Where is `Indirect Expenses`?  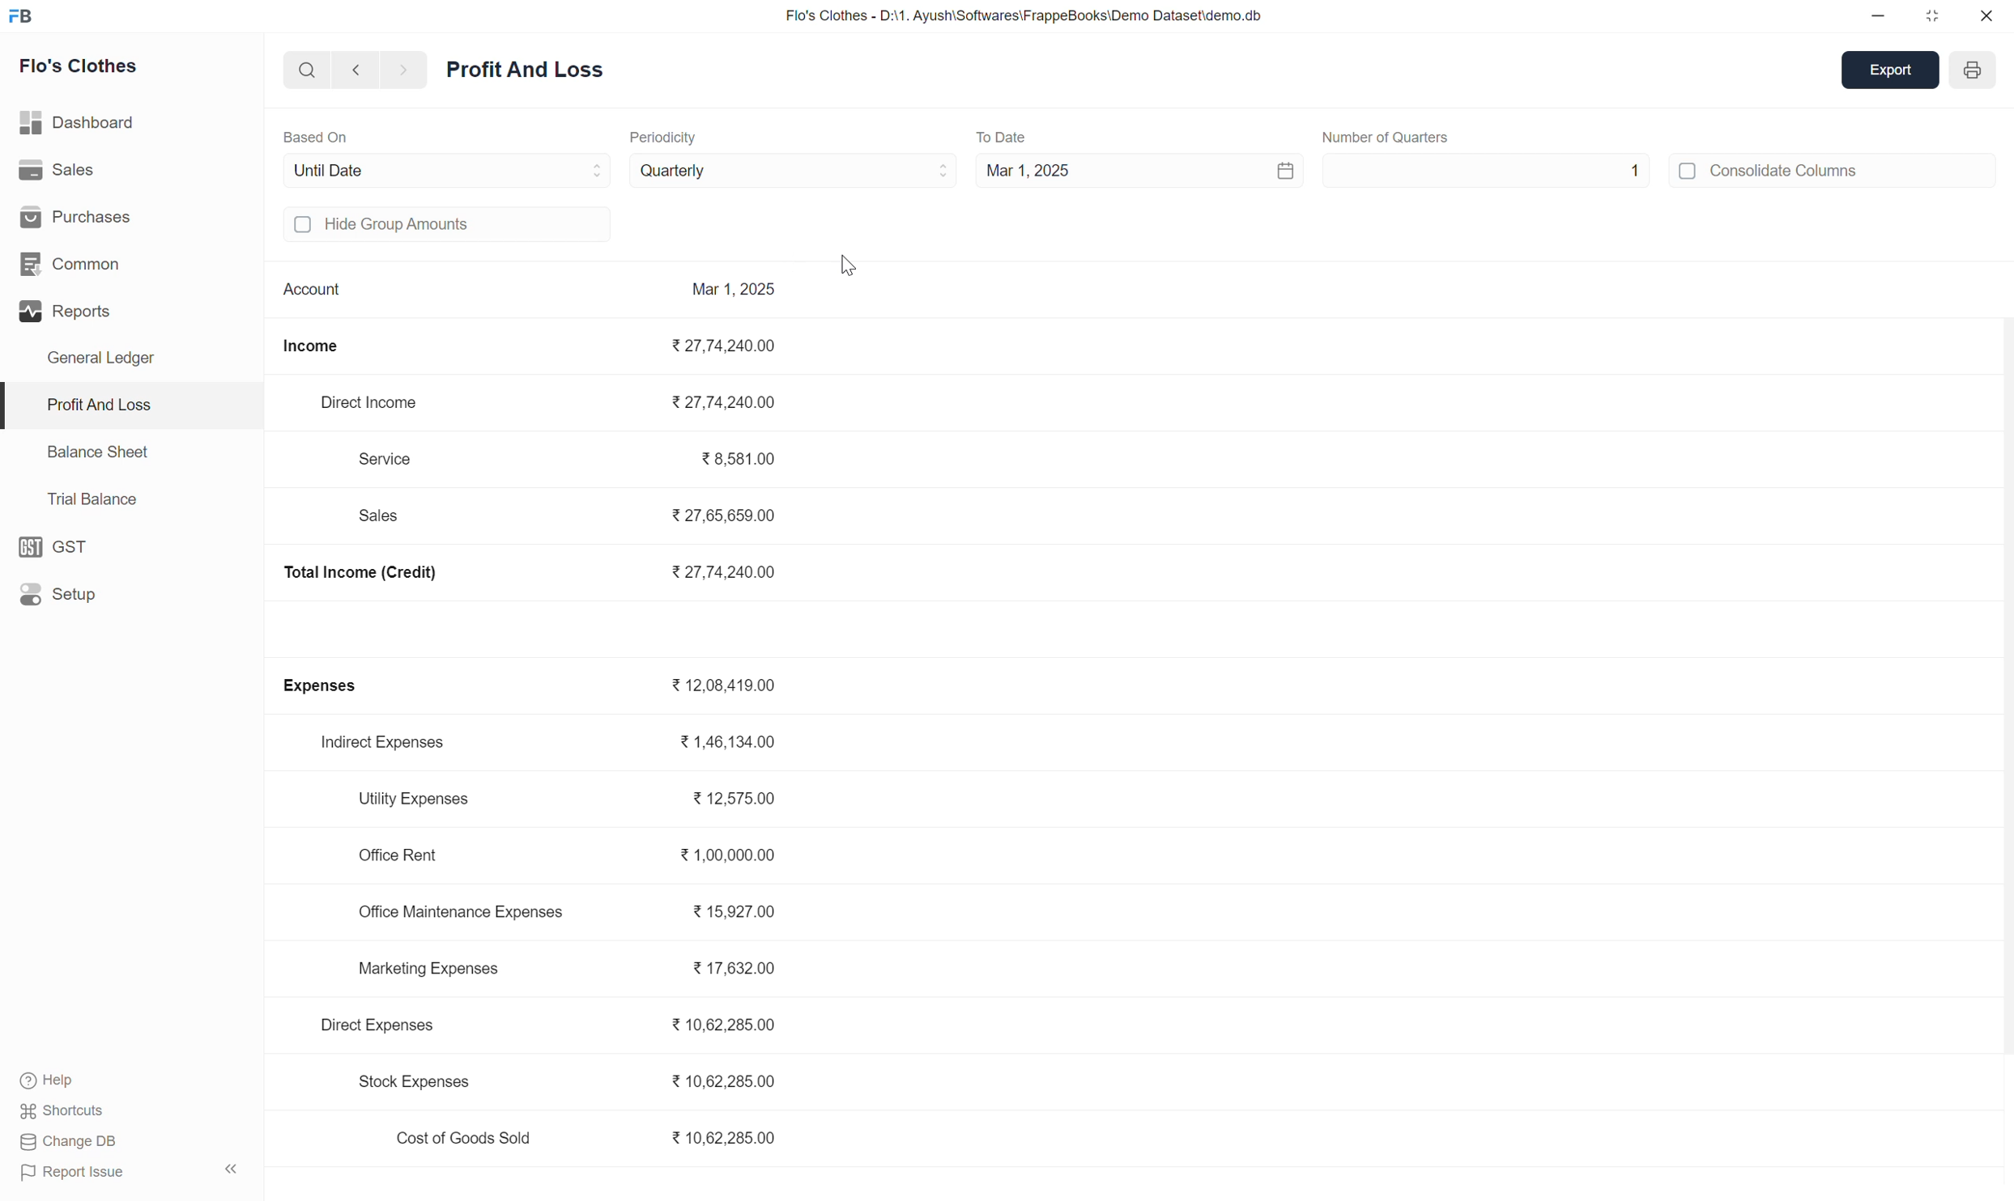
Indirect Expenses is located at coordinates (390, 741).